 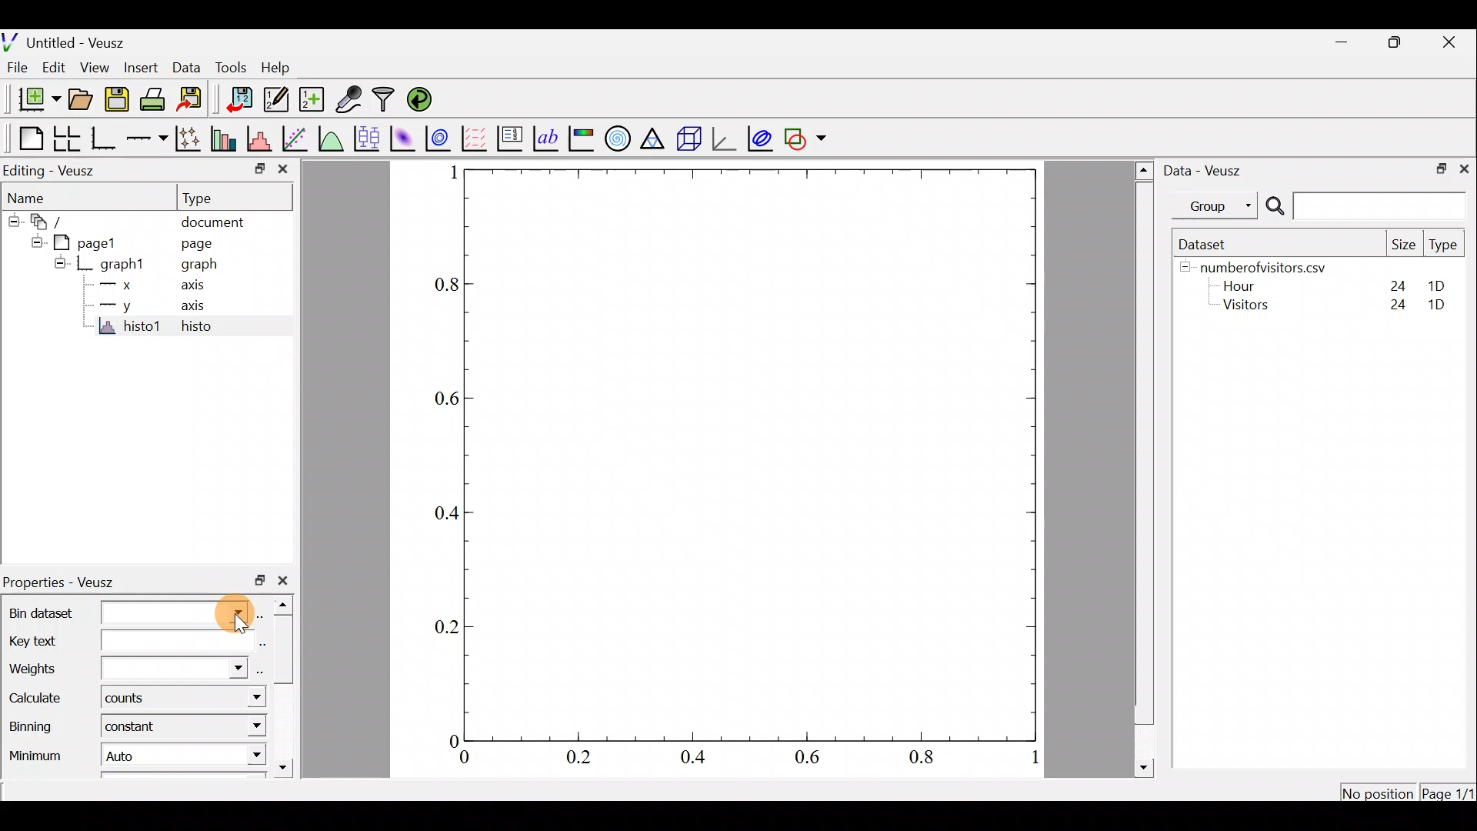 What do you see at coordinates (298, 139) in the screenshot?
I see `fit a function to data` at bounding box center [298, 139].